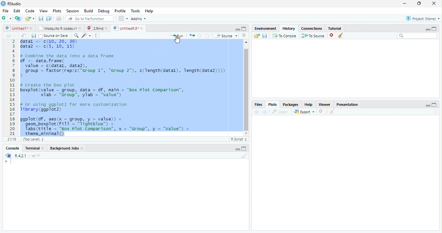  Describe the element at coordinates (16, 28) in the screenshot. I see `Untitled1*` at that location.